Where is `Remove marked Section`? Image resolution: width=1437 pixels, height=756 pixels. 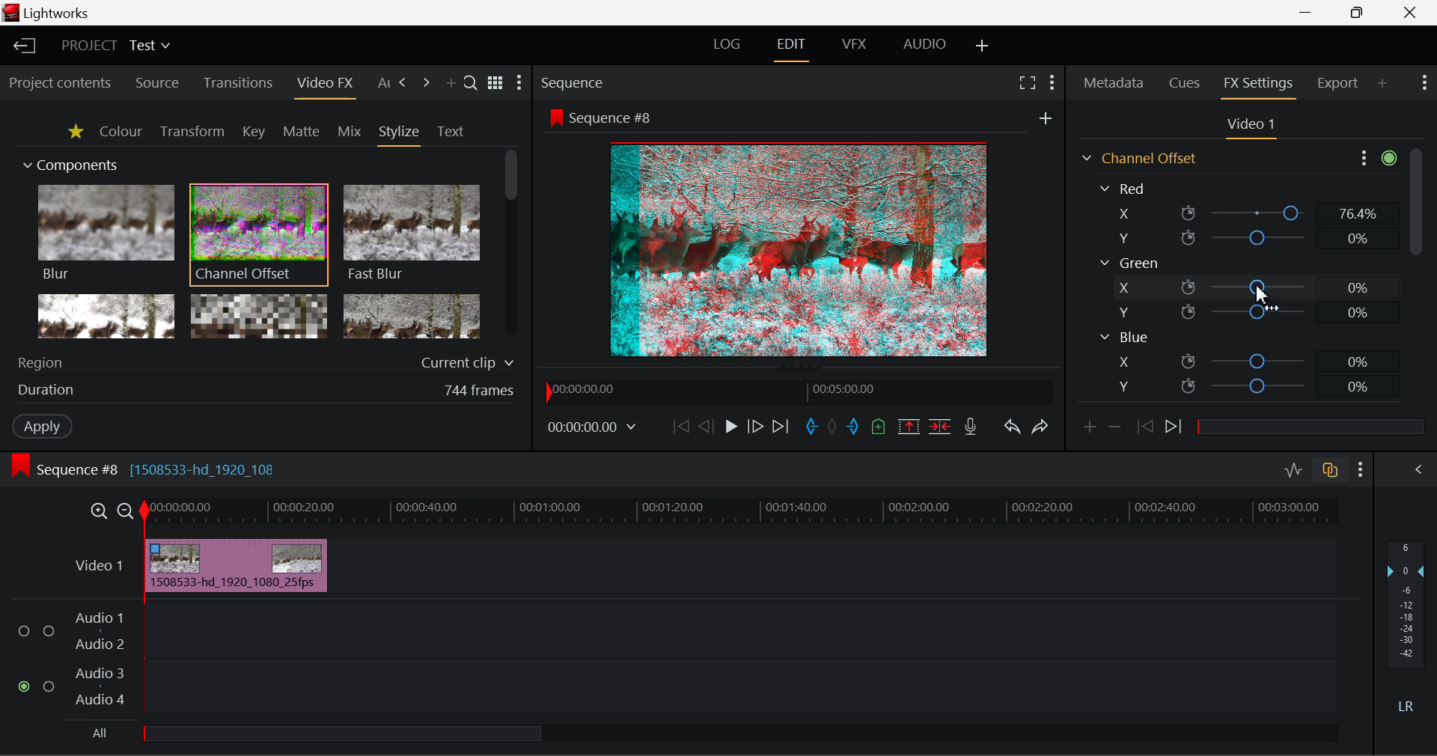
Remove marked Section is located at coordinates (912, 427).